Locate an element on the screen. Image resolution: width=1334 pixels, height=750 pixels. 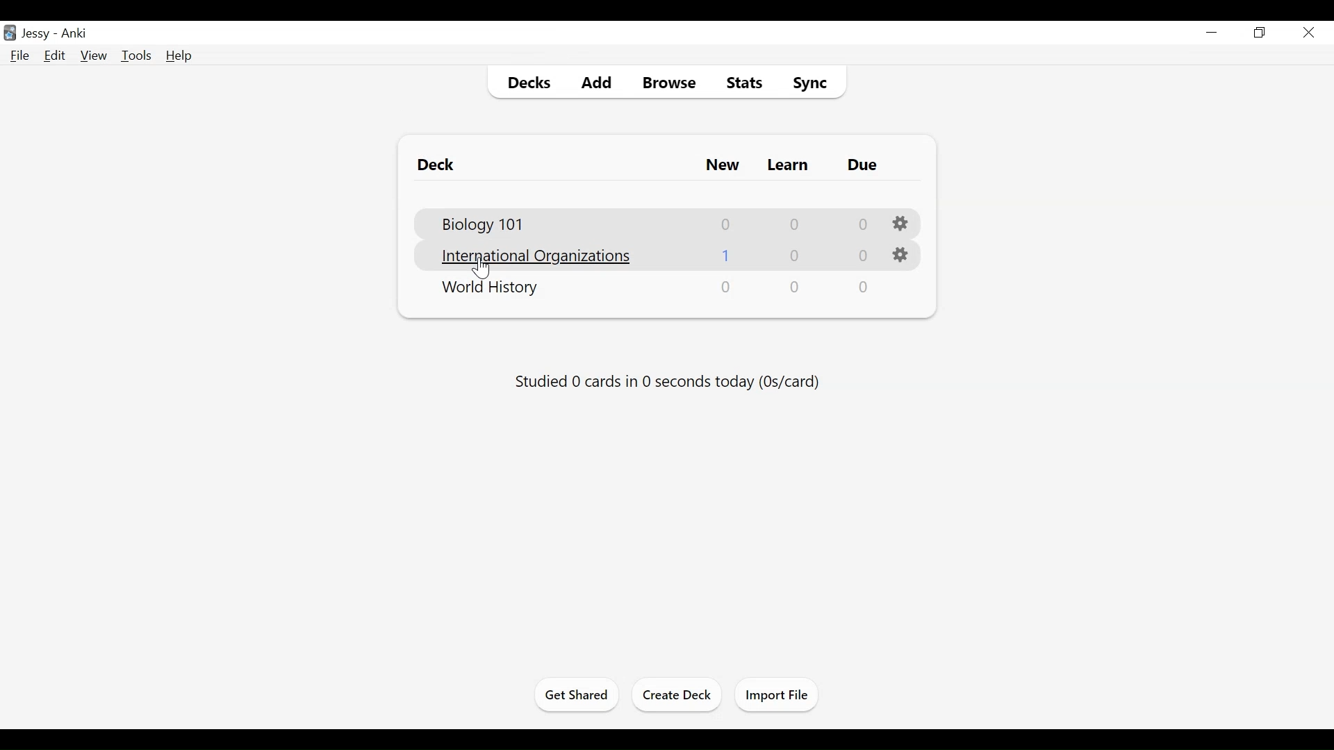
Tools is located at coordinates (136, 56).